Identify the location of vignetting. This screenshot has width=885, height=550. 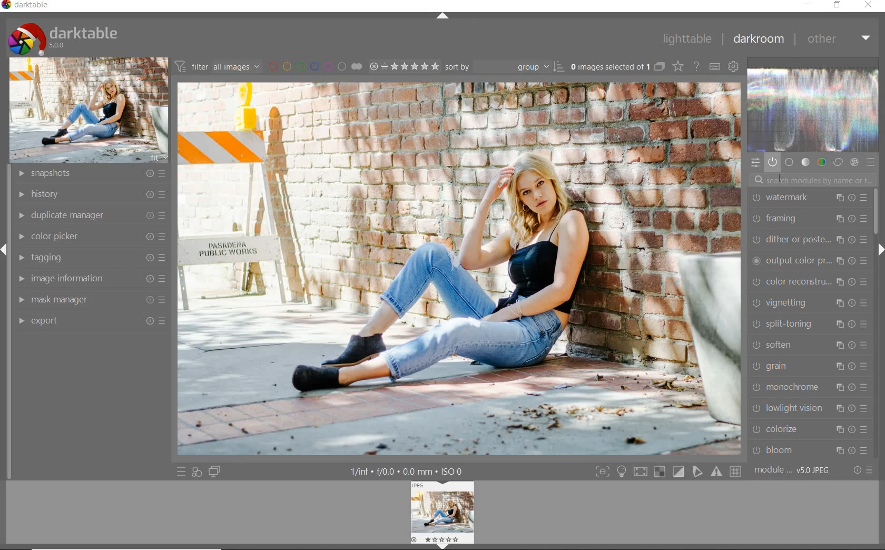
(810, 305).